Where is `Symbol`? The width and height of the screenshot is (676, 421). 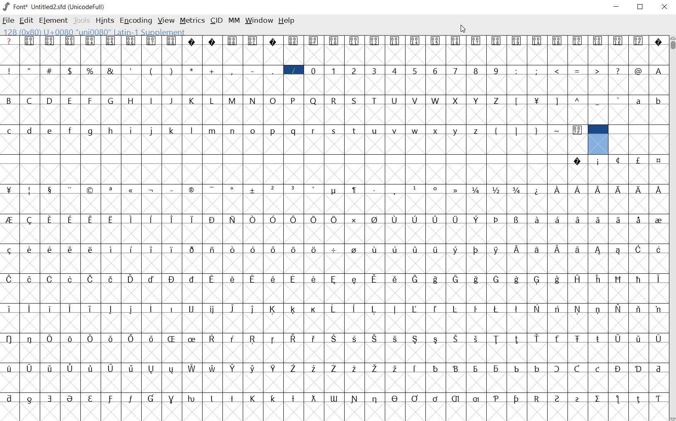
Symbol is located at coordinates (213, 368).